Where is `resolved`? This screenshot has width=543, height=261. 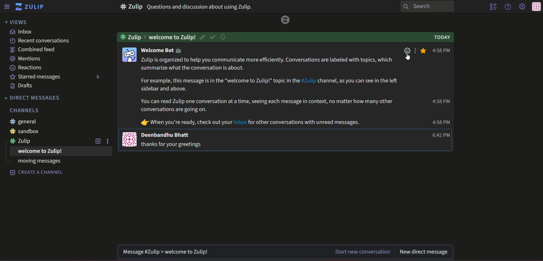
resolved is located at coordinates (213, 37).